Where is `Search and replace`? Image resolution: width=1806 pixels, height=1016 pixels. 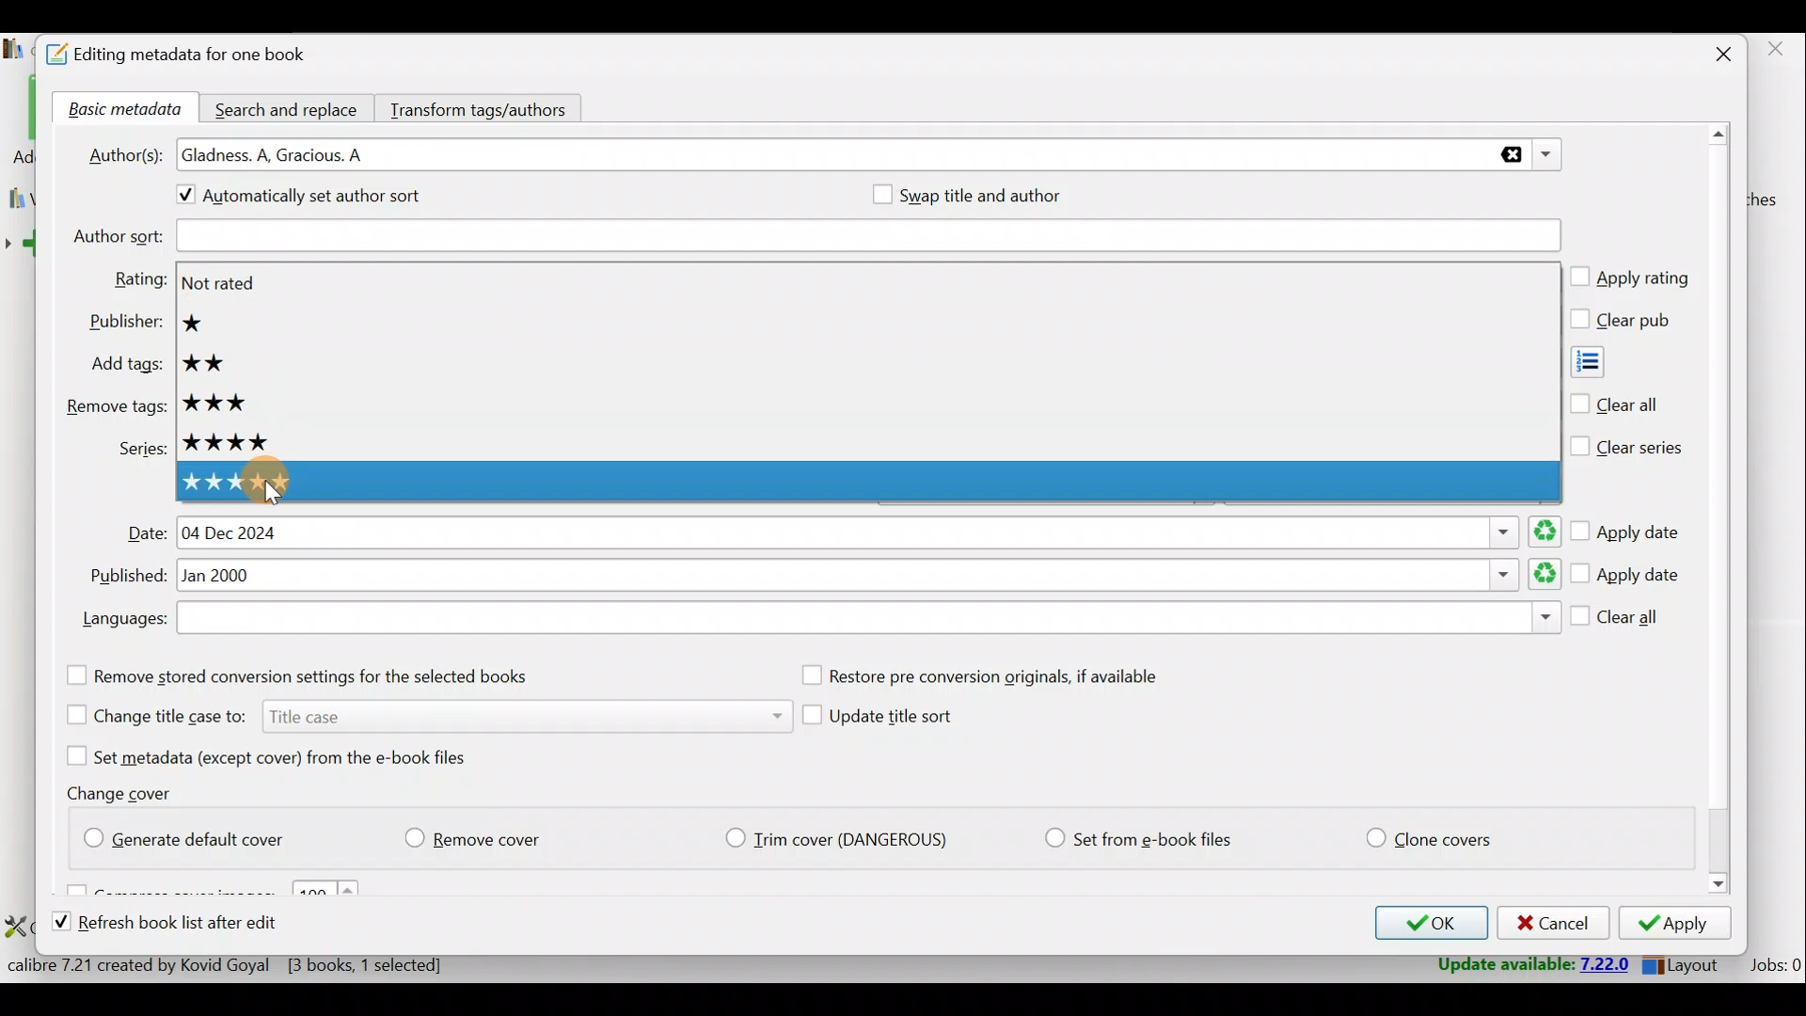 Search and replace is located at coordinates (289, 107).